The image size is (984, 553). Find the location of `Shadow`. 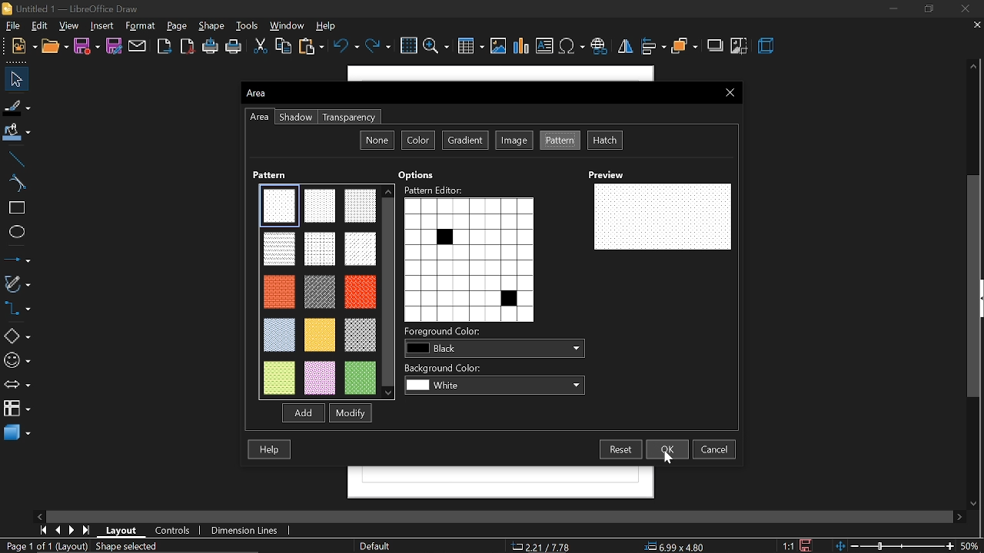

Shadow is located at coordinates (297, 117).